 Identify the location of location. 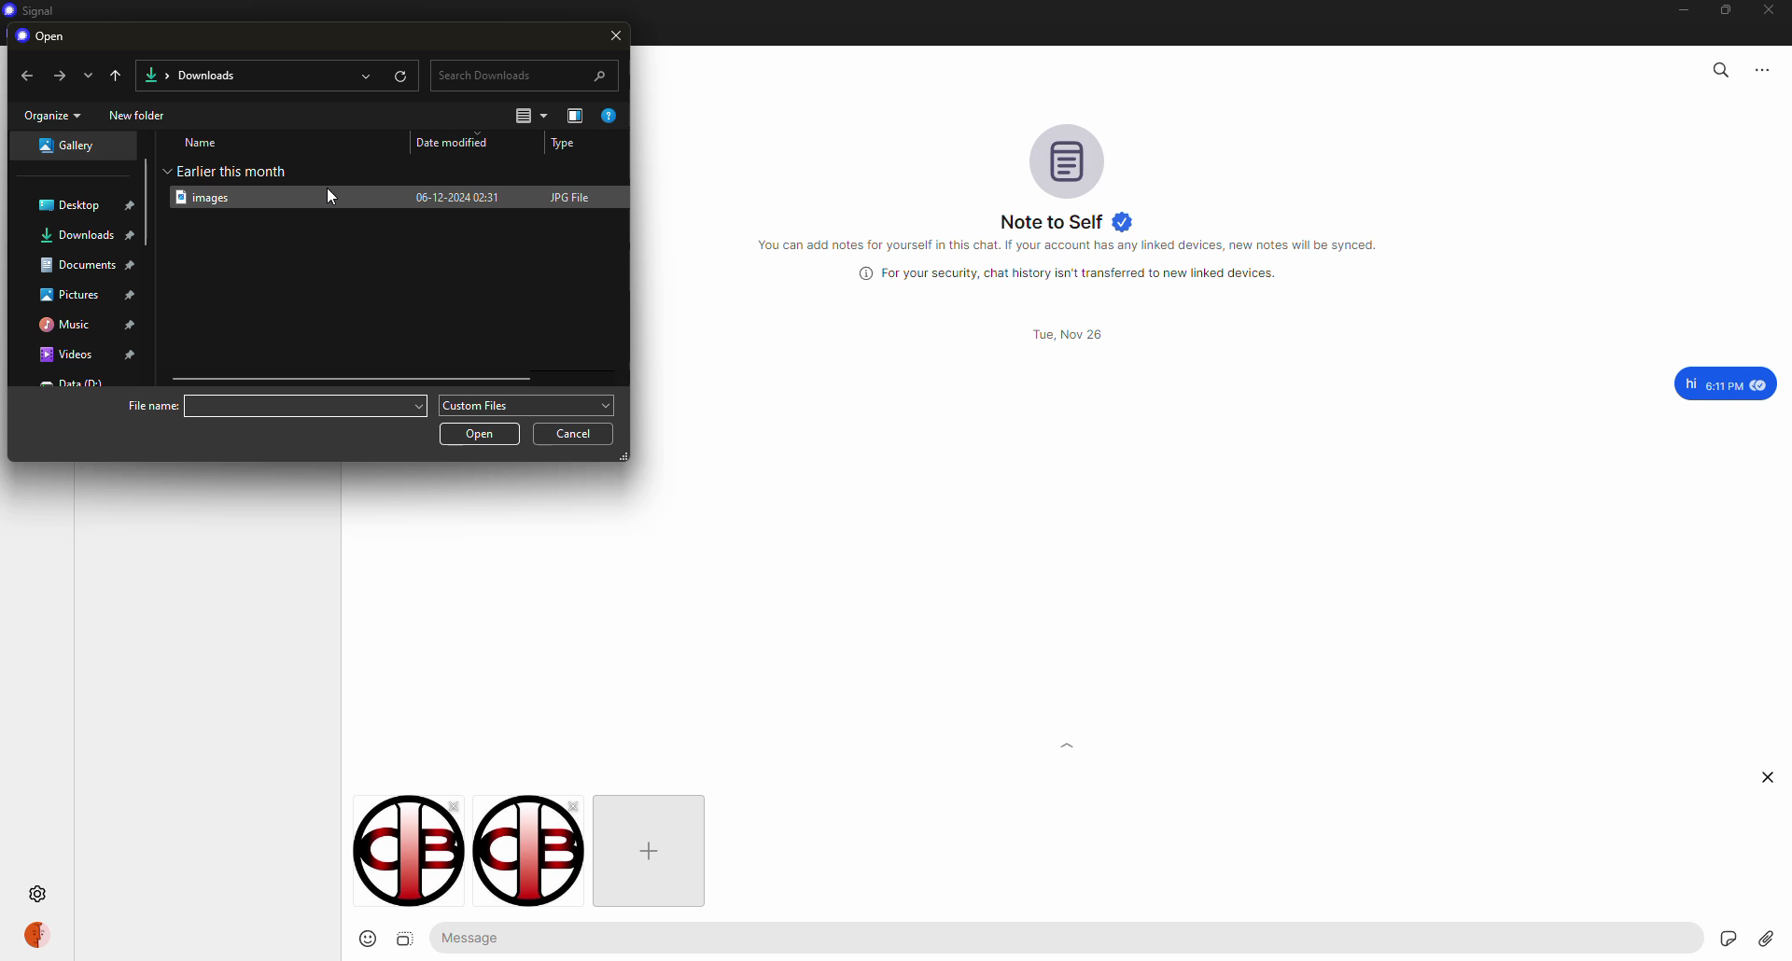
(64, 356).